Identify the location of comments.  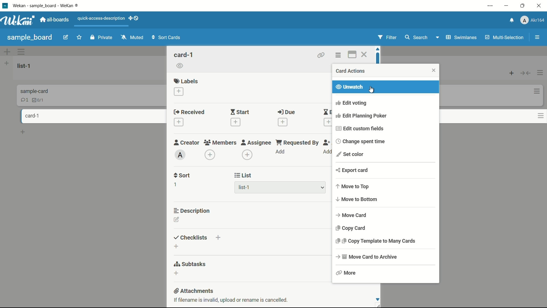
(24, 100).